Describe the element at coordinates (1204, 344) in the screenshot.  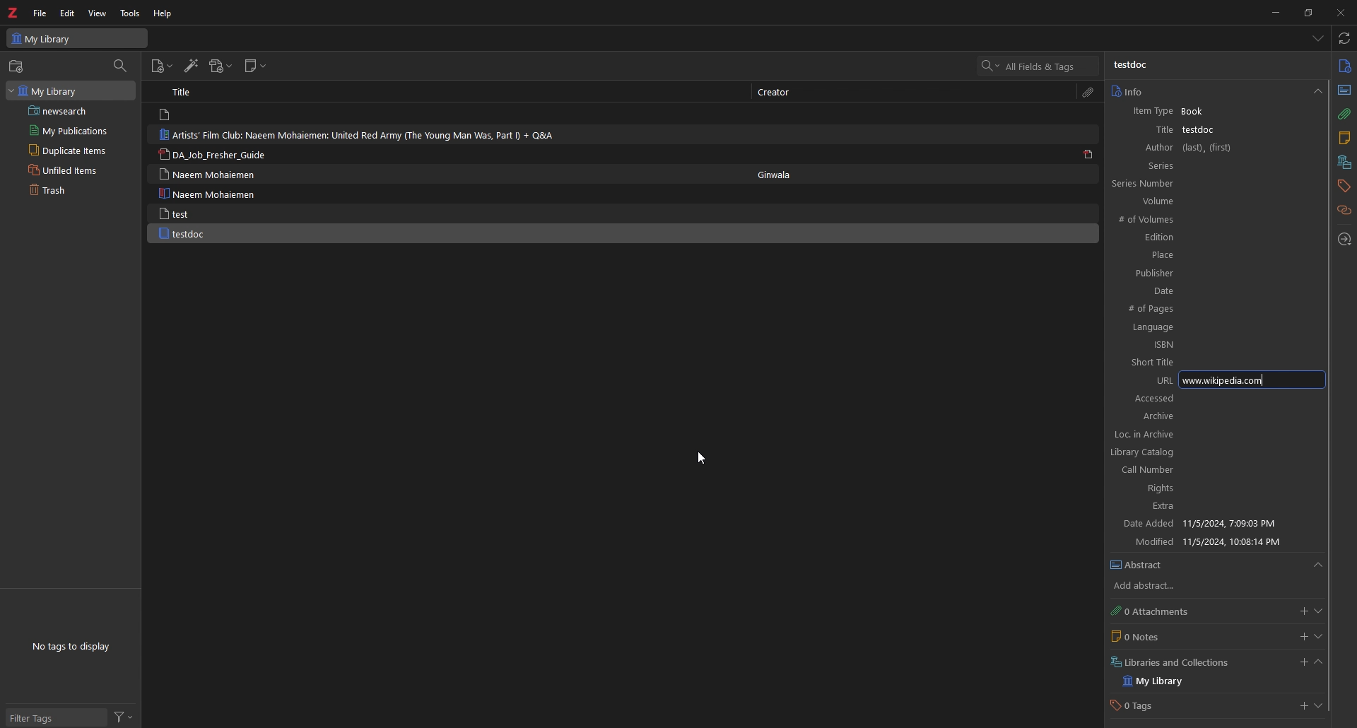
I see `ISBN` at that location.